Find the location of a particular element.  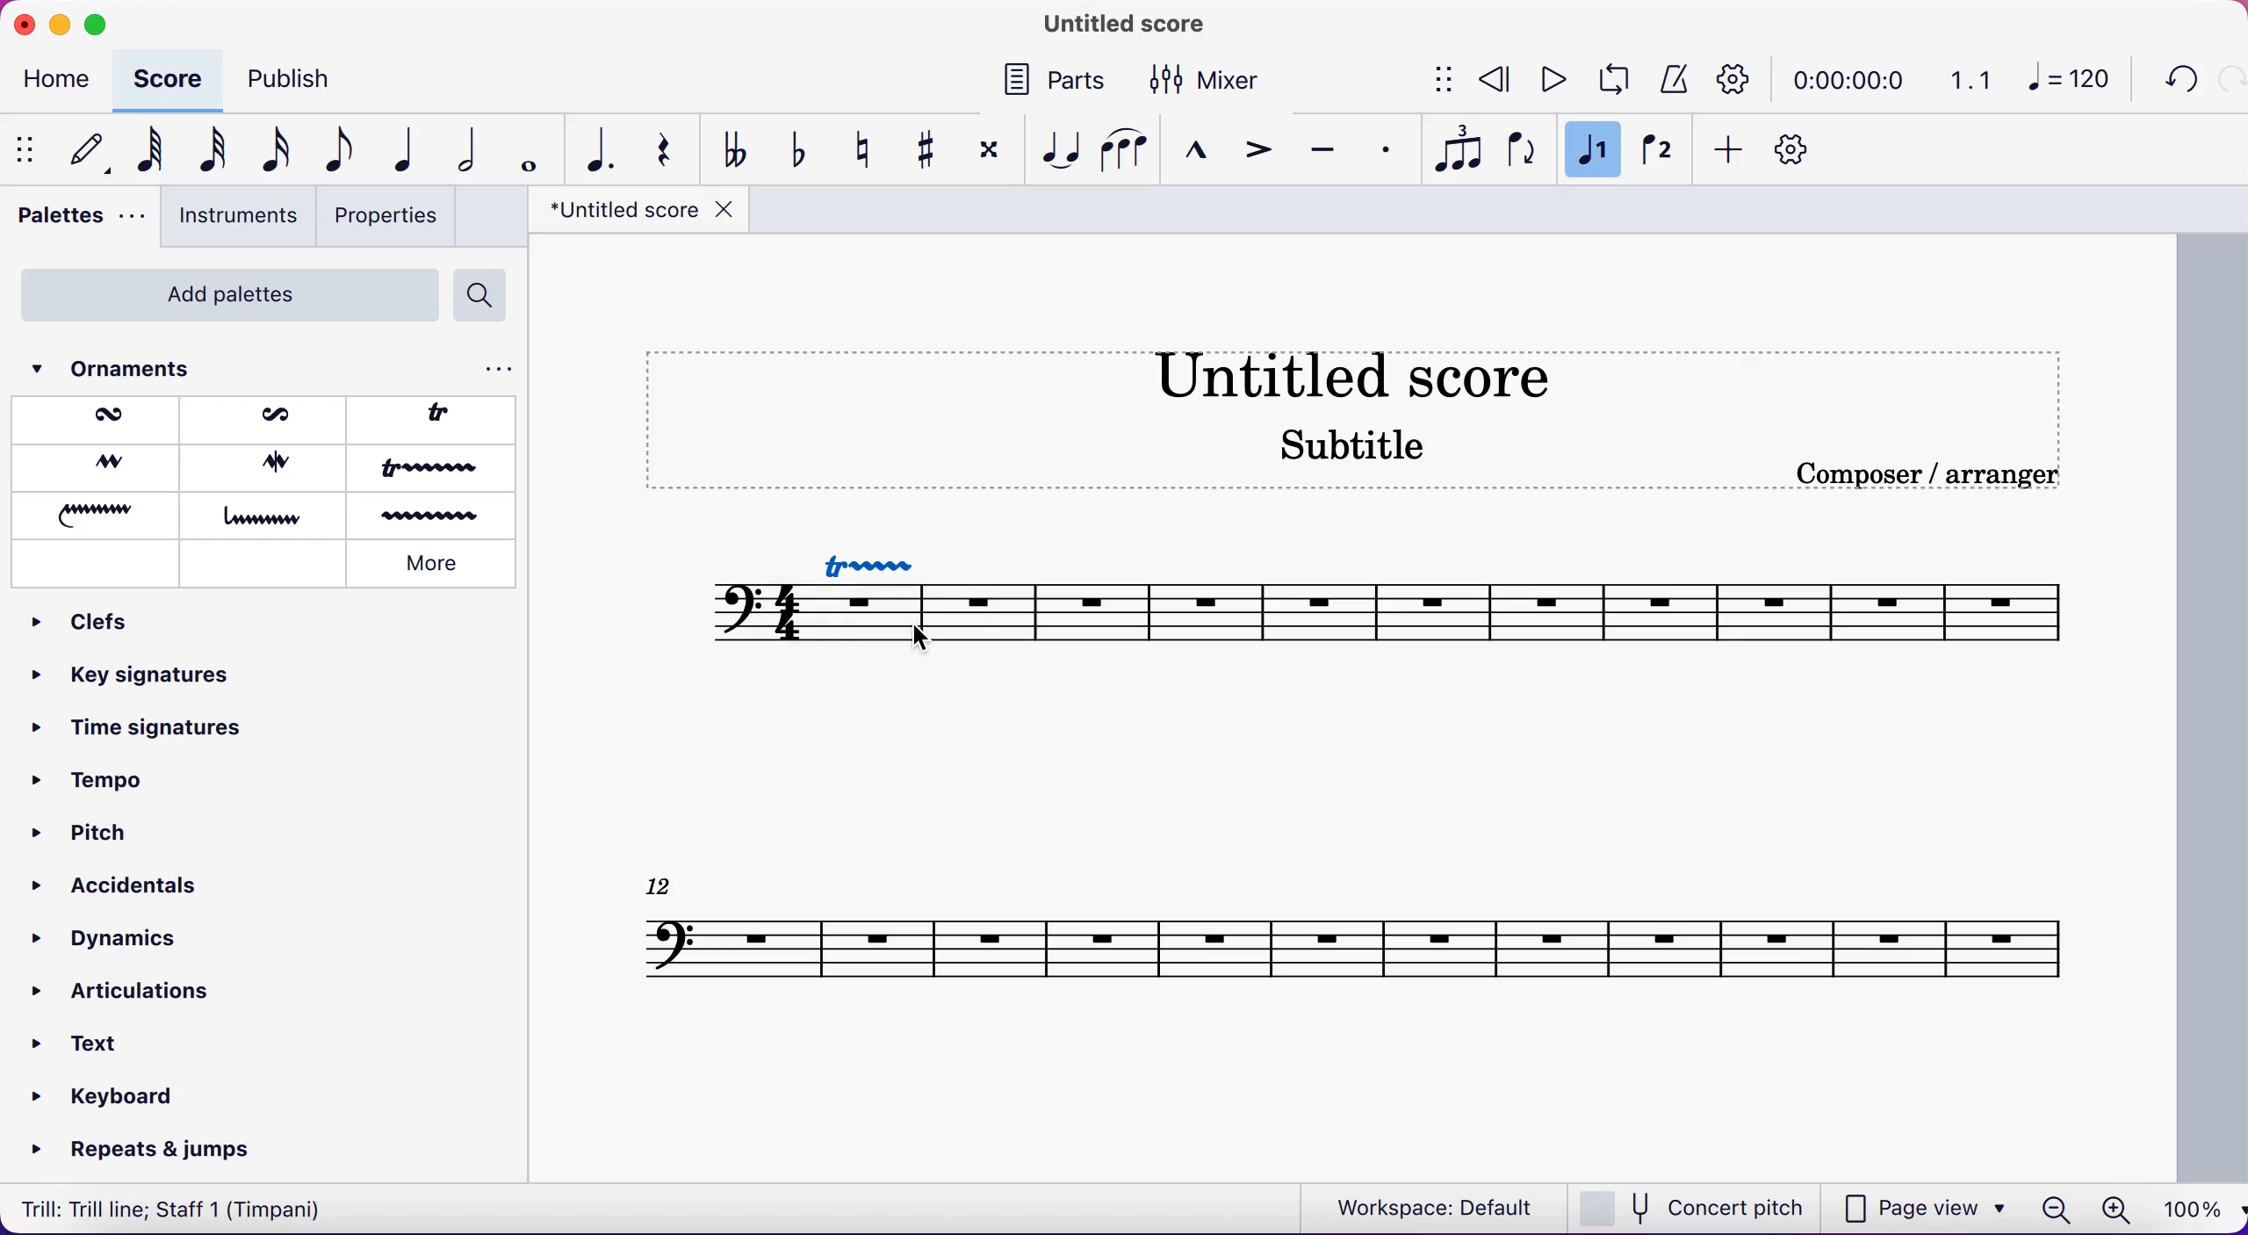

ornaments is located at coordinates (141, 369).